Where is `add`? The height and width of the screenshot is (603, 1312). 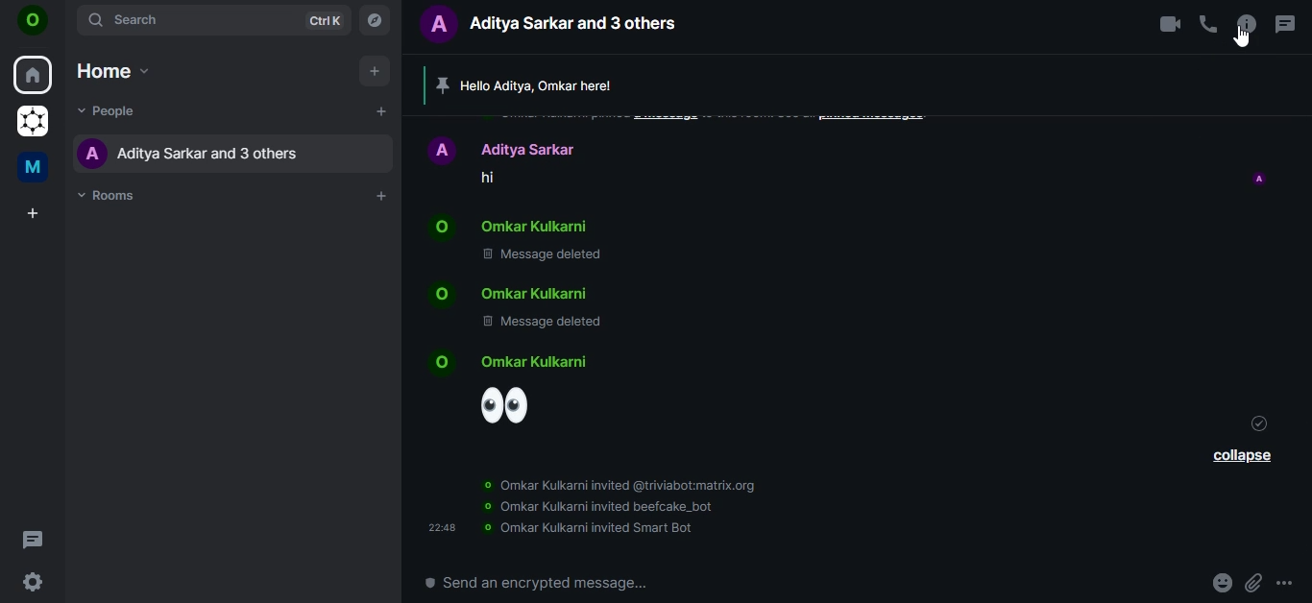
add is located at coordinates (374, 73).